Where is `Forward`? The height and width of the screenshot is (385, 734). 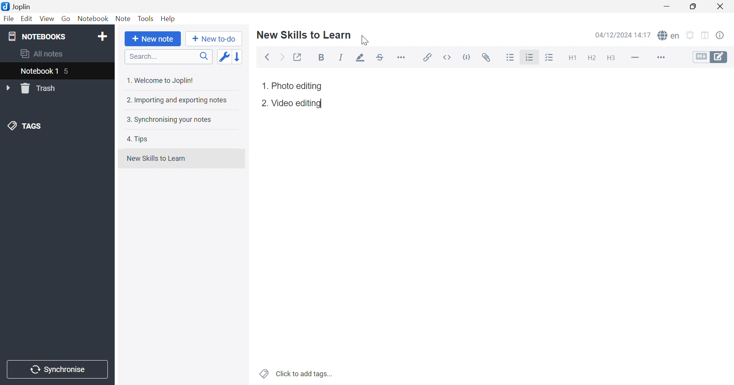 Forward is located at coordinates (283, 58).